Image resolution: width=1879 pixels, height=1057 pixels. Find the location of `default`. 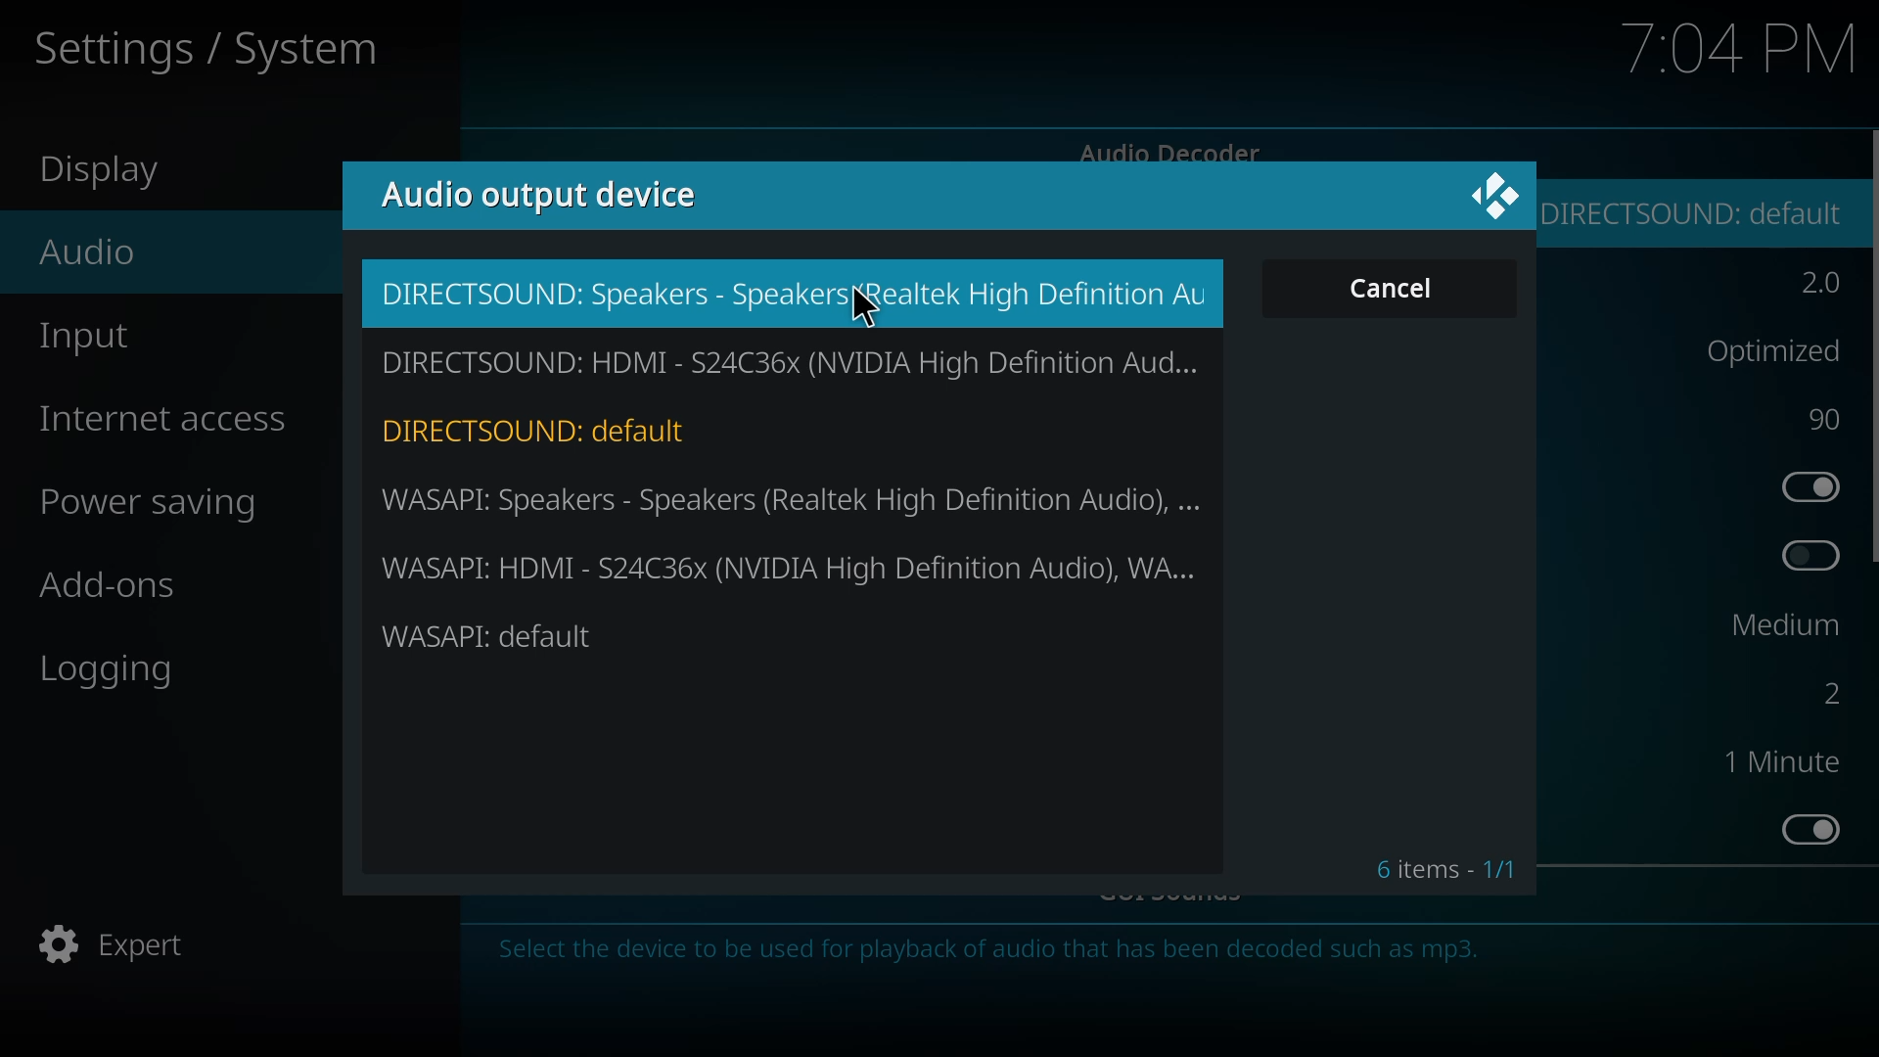

default is located at coordinates (1704, 211).